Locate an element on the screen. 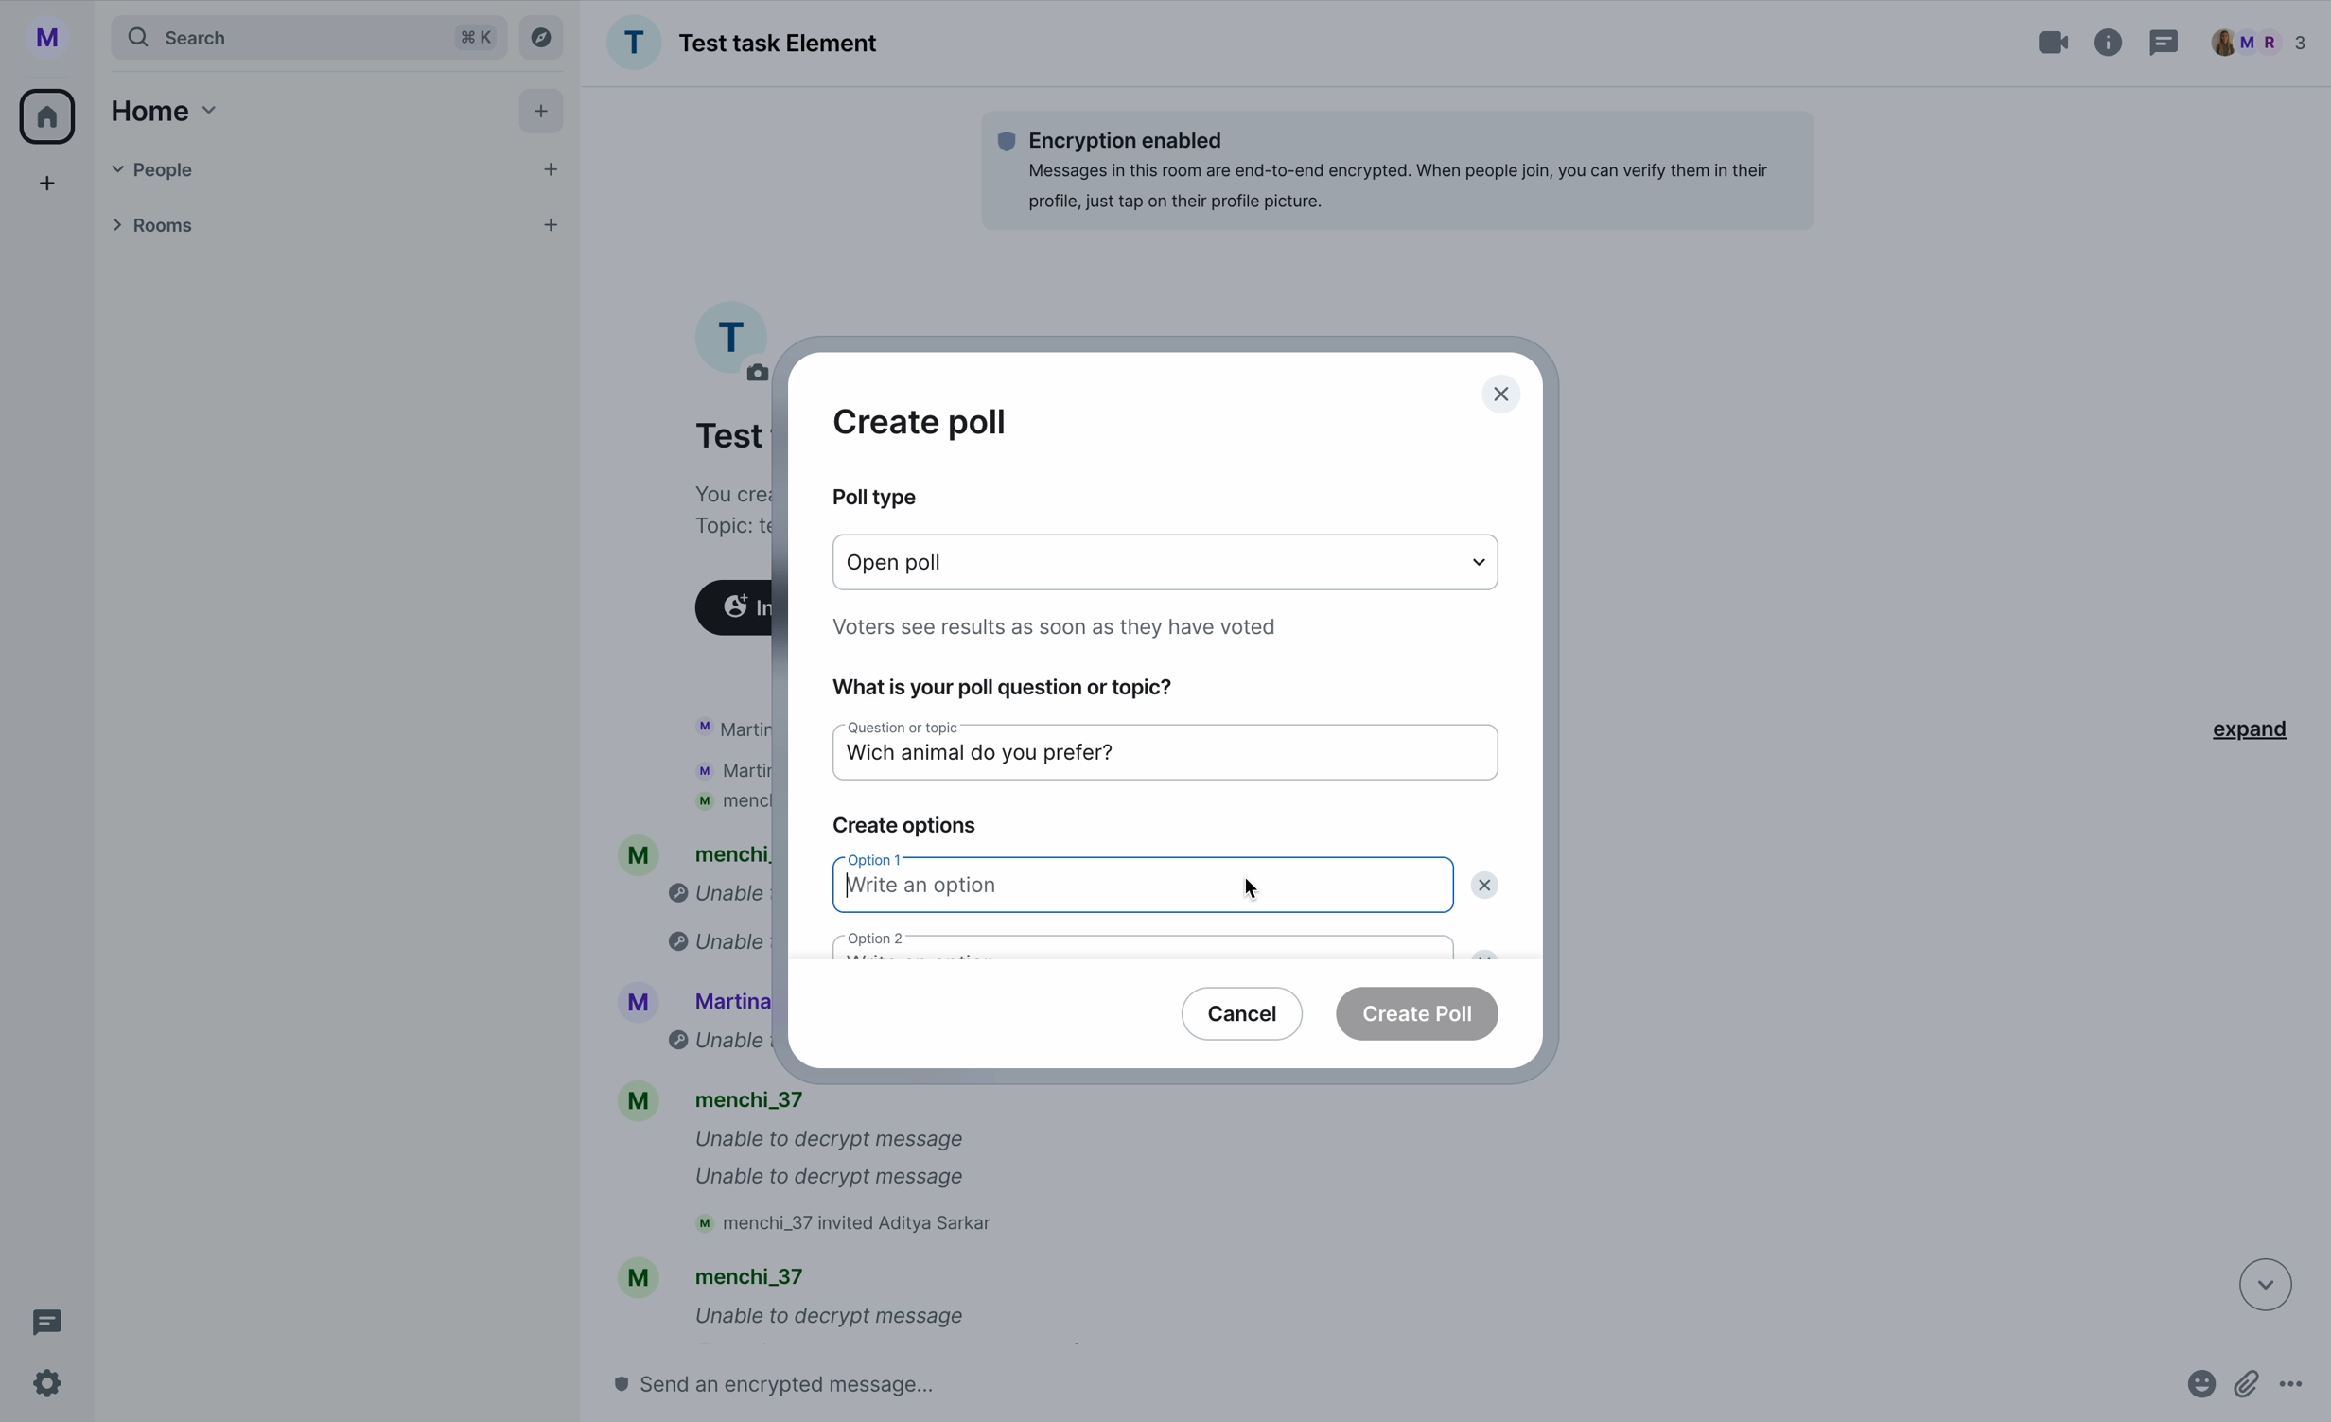 The height and width of the screenshot is (1422, 2331). Test task Element is located at coordinates (743, 43).